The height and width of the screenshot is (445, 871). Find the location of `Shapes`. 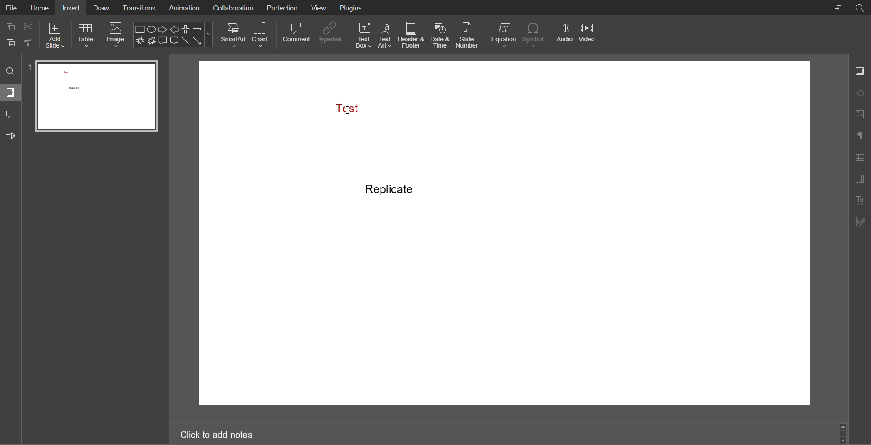

Shapes is located at coordinates (860, 91).